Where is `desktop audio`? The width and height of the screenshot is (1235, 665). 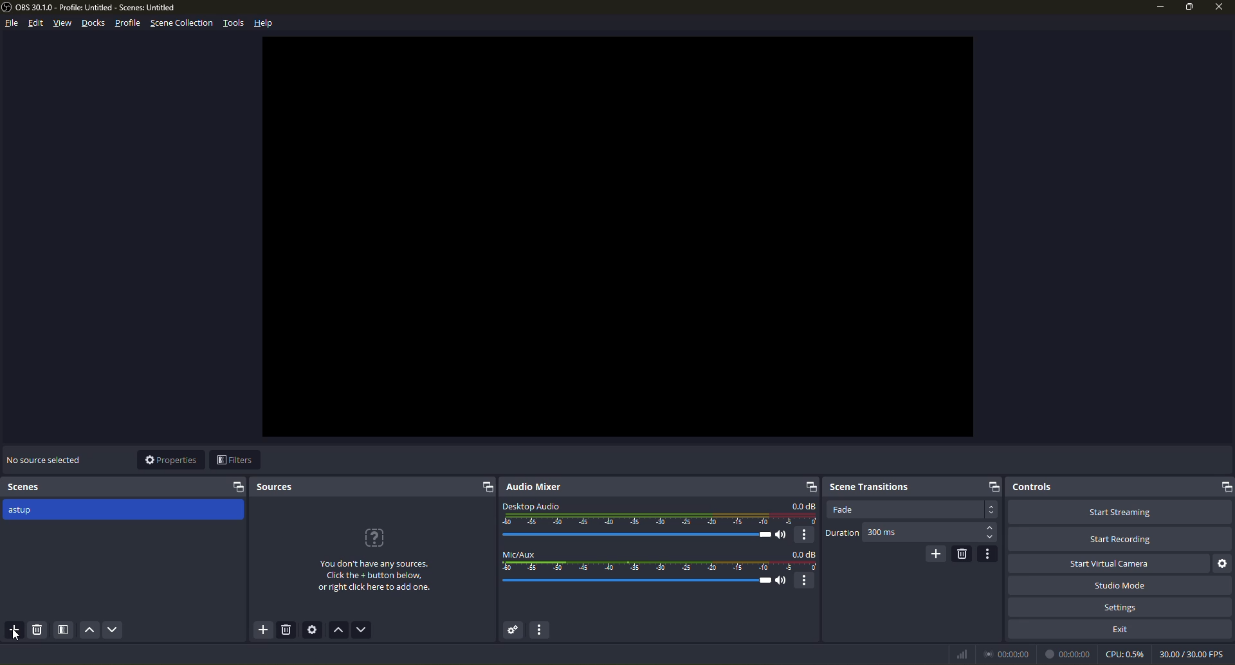 desktop audio is located at coordinates (530, 507).